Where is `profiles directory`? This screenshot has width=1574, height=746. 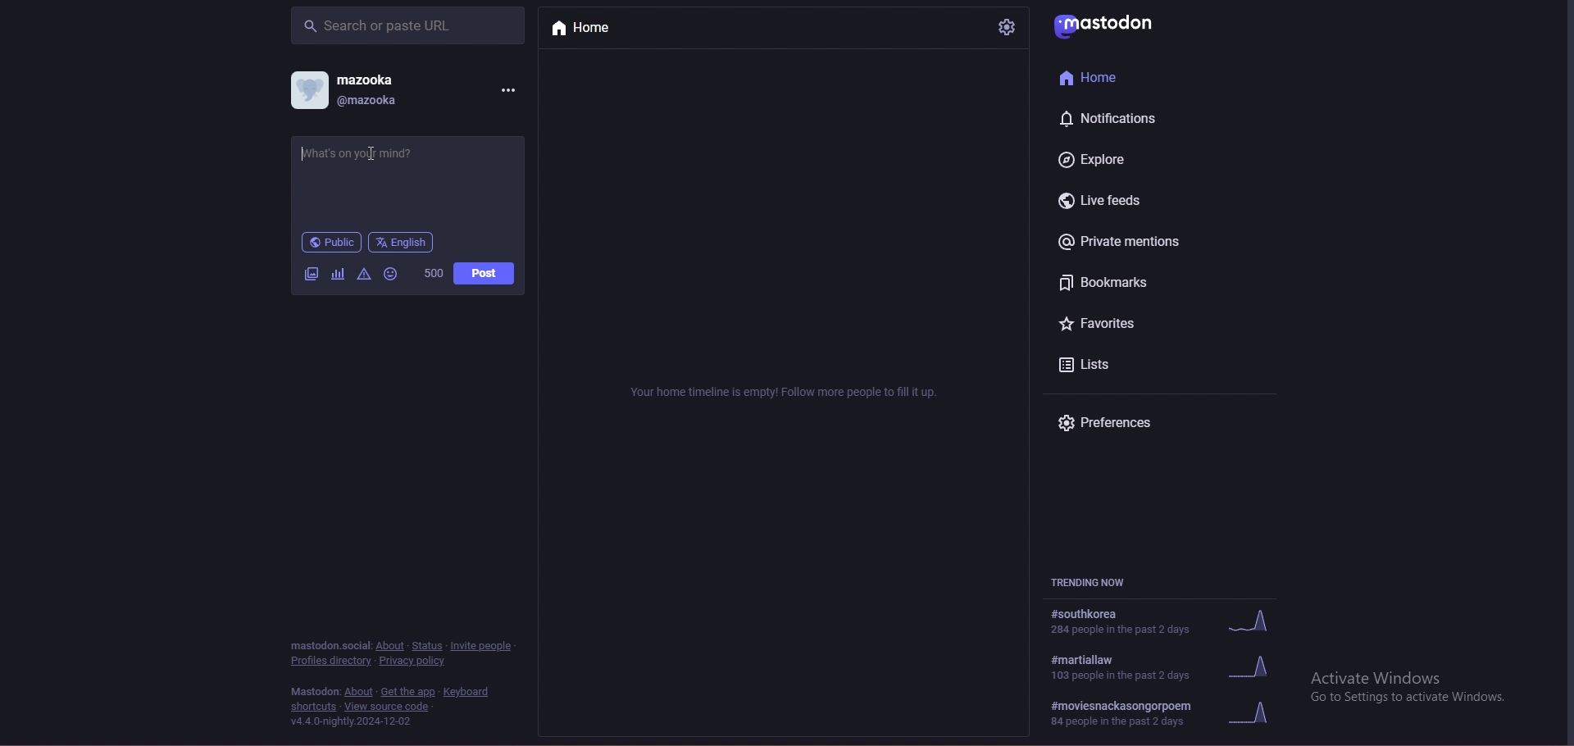
profiles directory is located at coordinates (330, 661).